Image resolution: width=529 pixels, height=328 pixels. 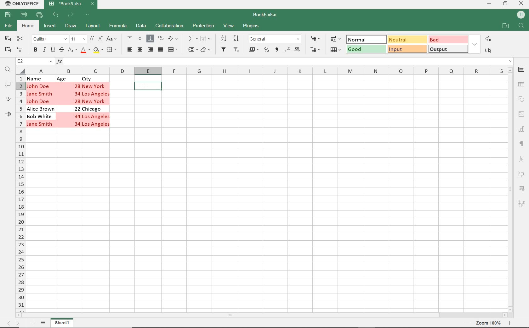 I want to click on FEEDBACK & SUPPORT, so click(x=8, y=113).